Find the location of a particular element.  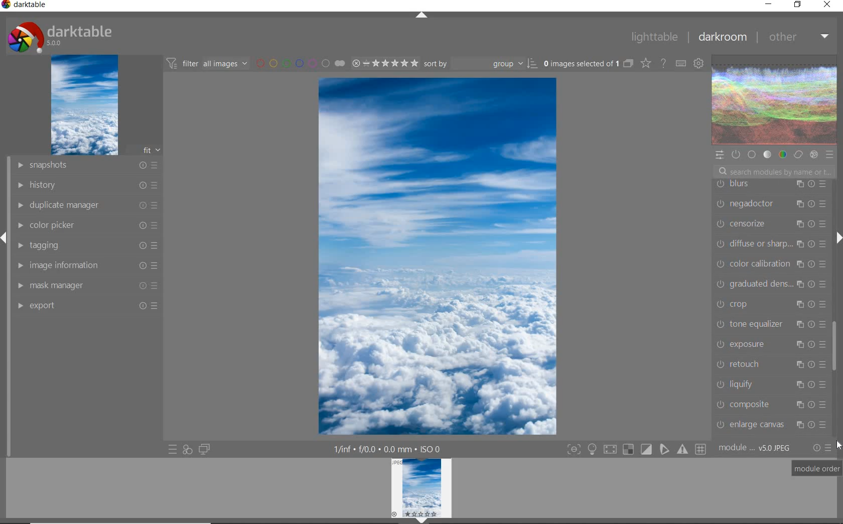

exposure is located at coordinates (770, 344).